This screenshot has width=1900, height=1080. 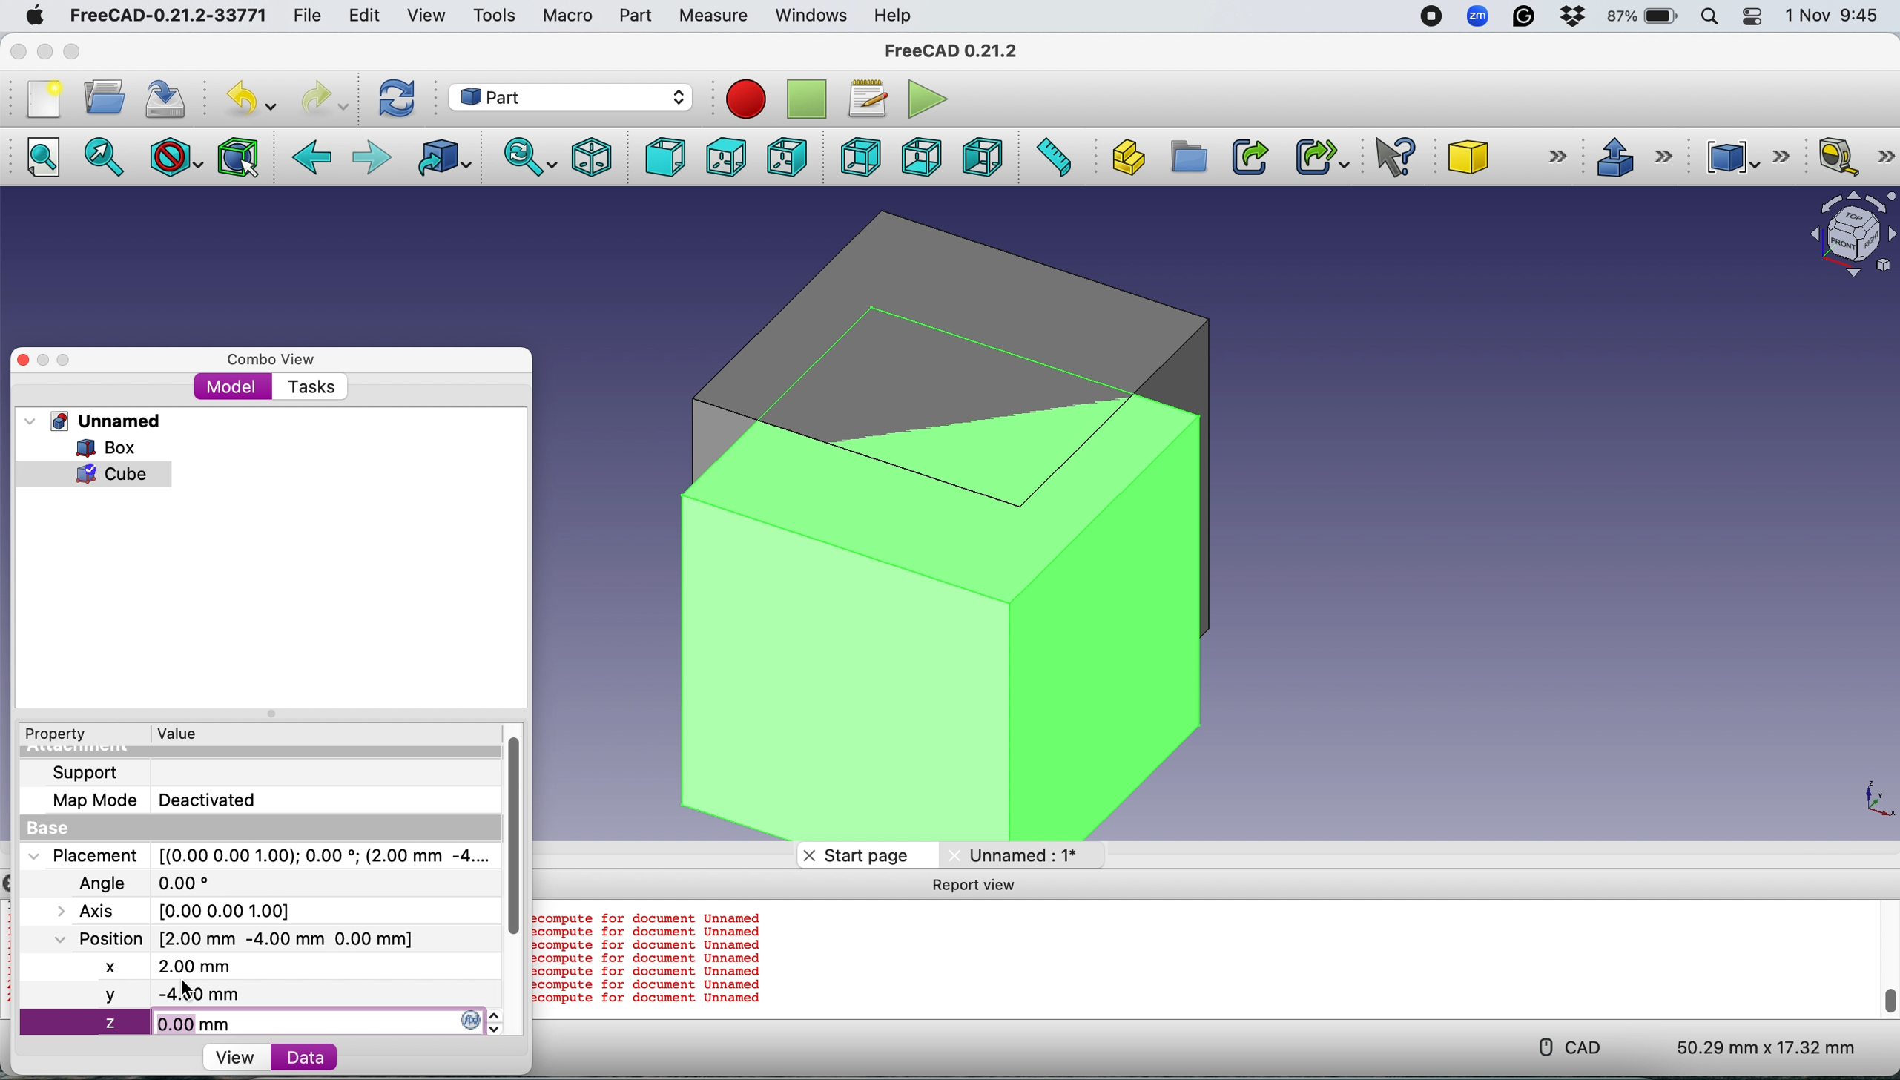 What do you see at coordinates (187, 911) in the screenshot?
I see `Axis [0.00 0.00 1.00]` at bounding box center [187, 911].